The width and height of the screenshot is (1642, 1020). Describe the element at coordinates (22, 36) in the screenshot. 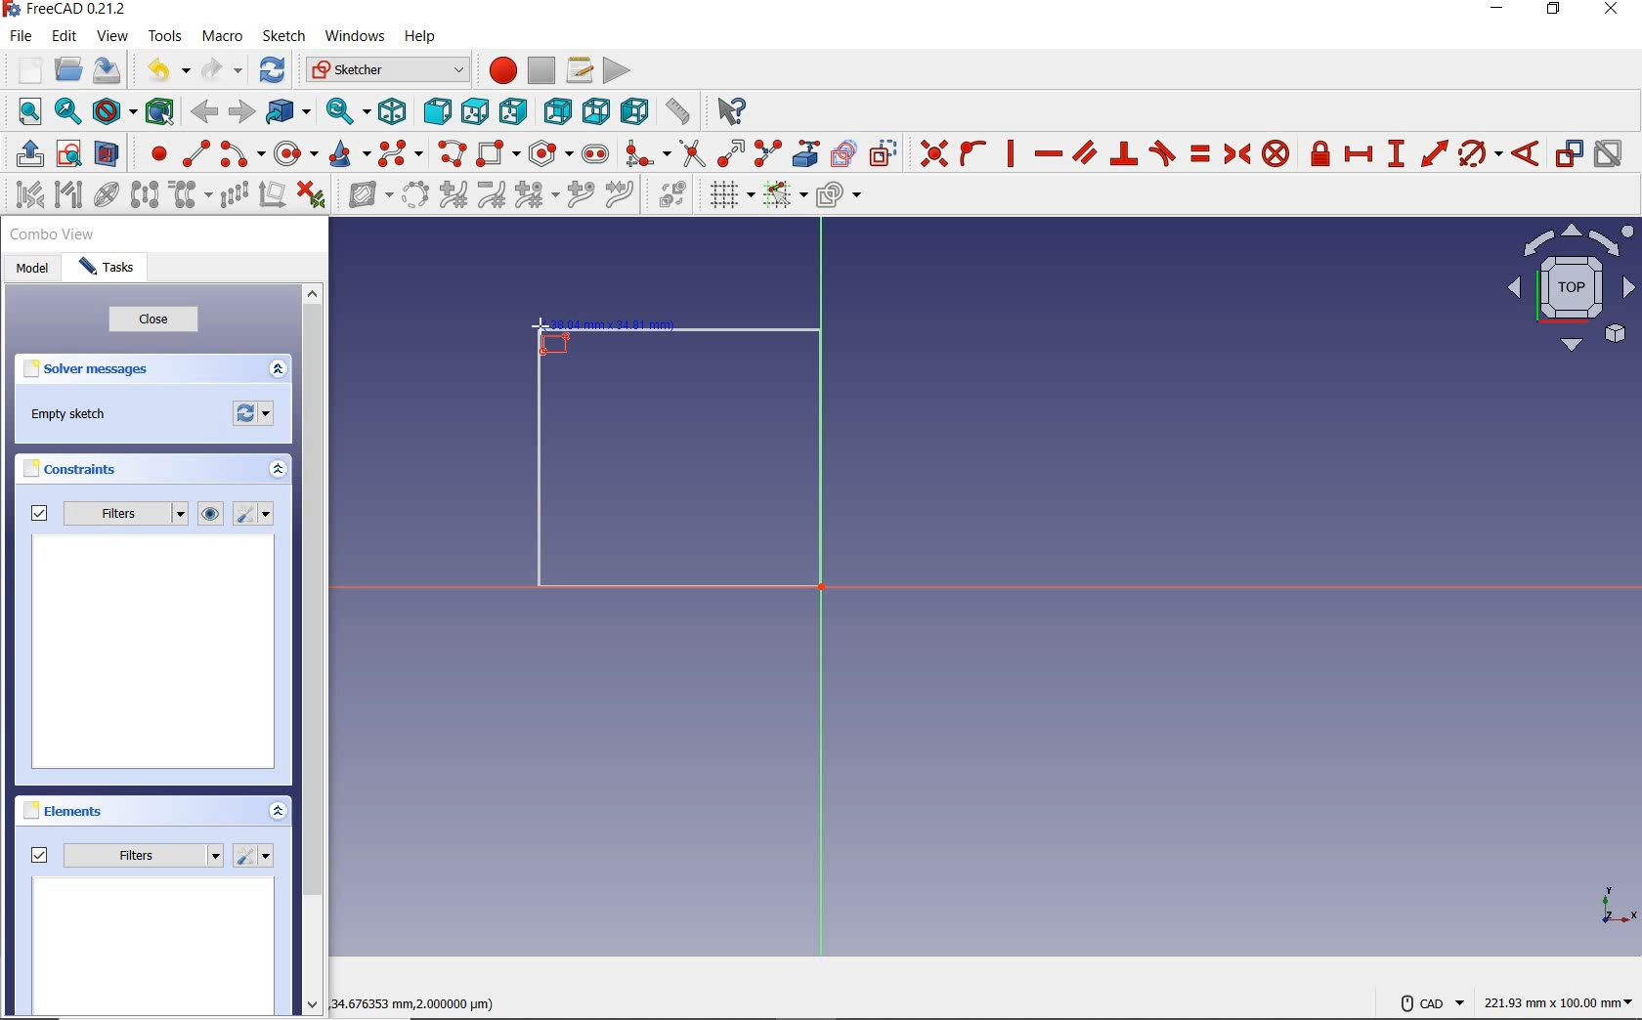

I see `file` at that location.